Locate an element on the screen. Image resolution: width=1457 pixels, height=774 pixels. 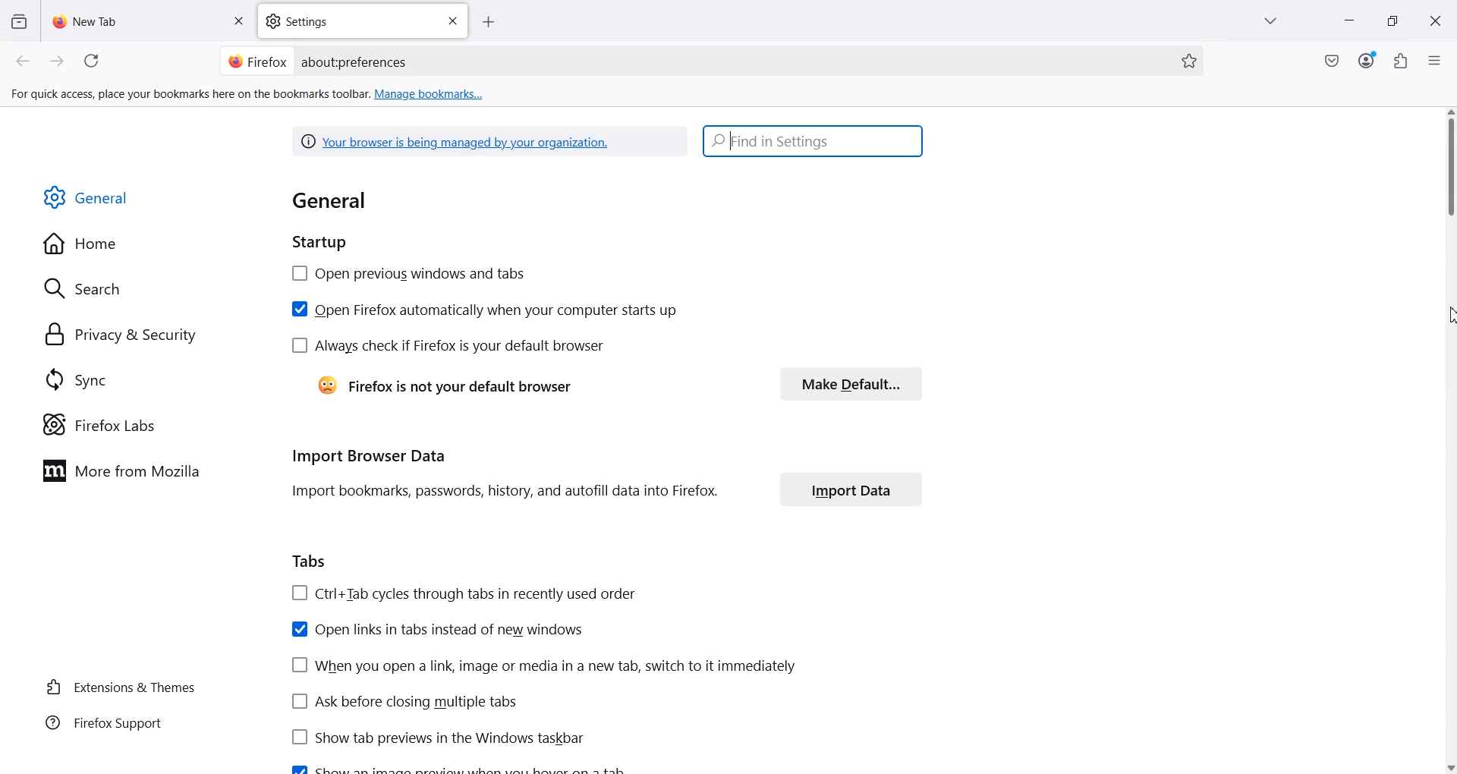
Startup is located at coordinates (335, 242).